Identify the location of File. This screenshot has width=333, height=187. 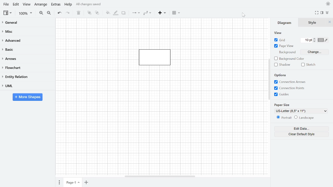
(6, 4).